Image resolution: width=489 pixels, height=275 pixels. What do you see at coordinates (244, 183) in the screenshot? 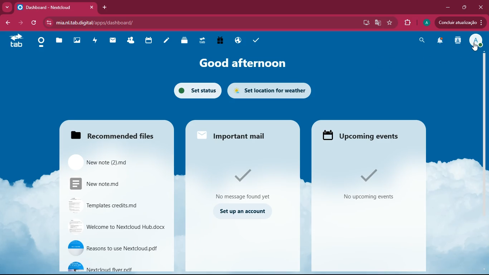
I see `No message found yet` at bounding box center [244, 183].